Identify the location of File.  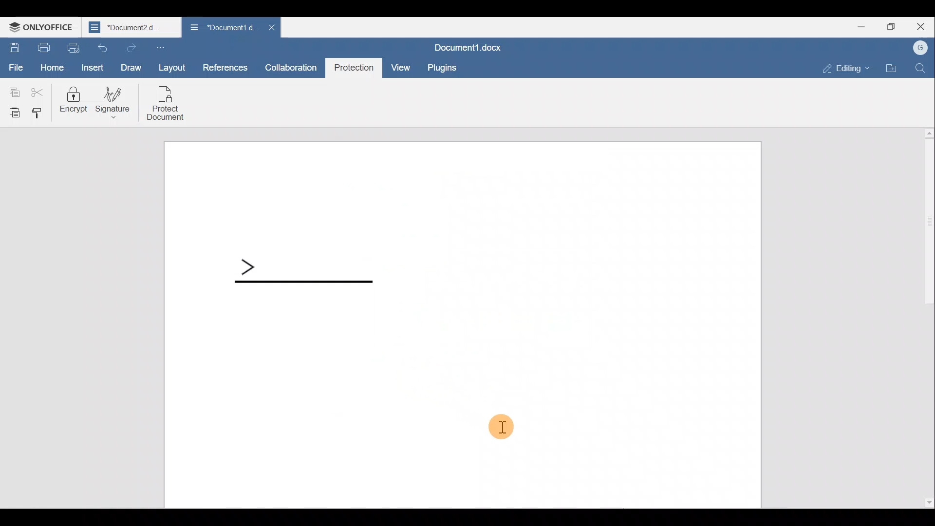
(15, 68).